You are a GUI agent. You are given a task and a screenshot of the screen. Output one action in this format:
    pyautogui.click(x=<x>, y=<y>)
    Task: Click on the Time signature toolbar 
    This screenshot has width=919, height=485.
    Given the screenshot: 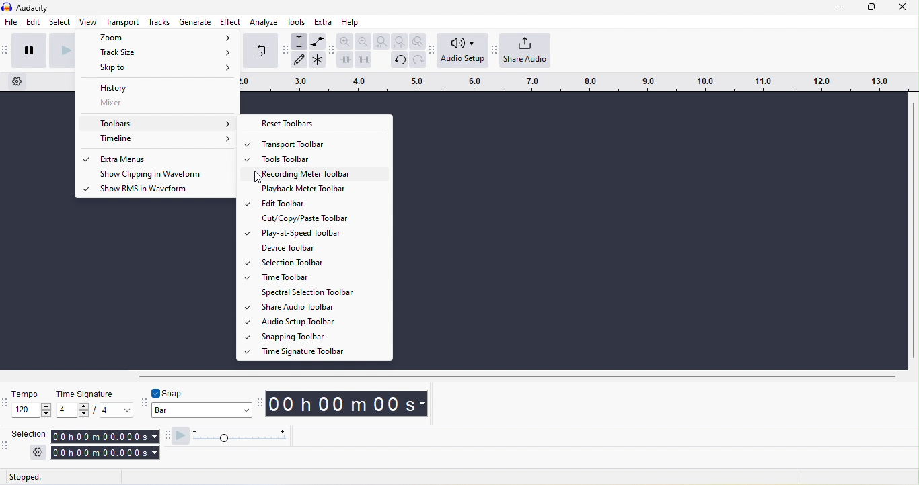 What is the action you would take?
    pyautogui.click(x=323, y=351)
    